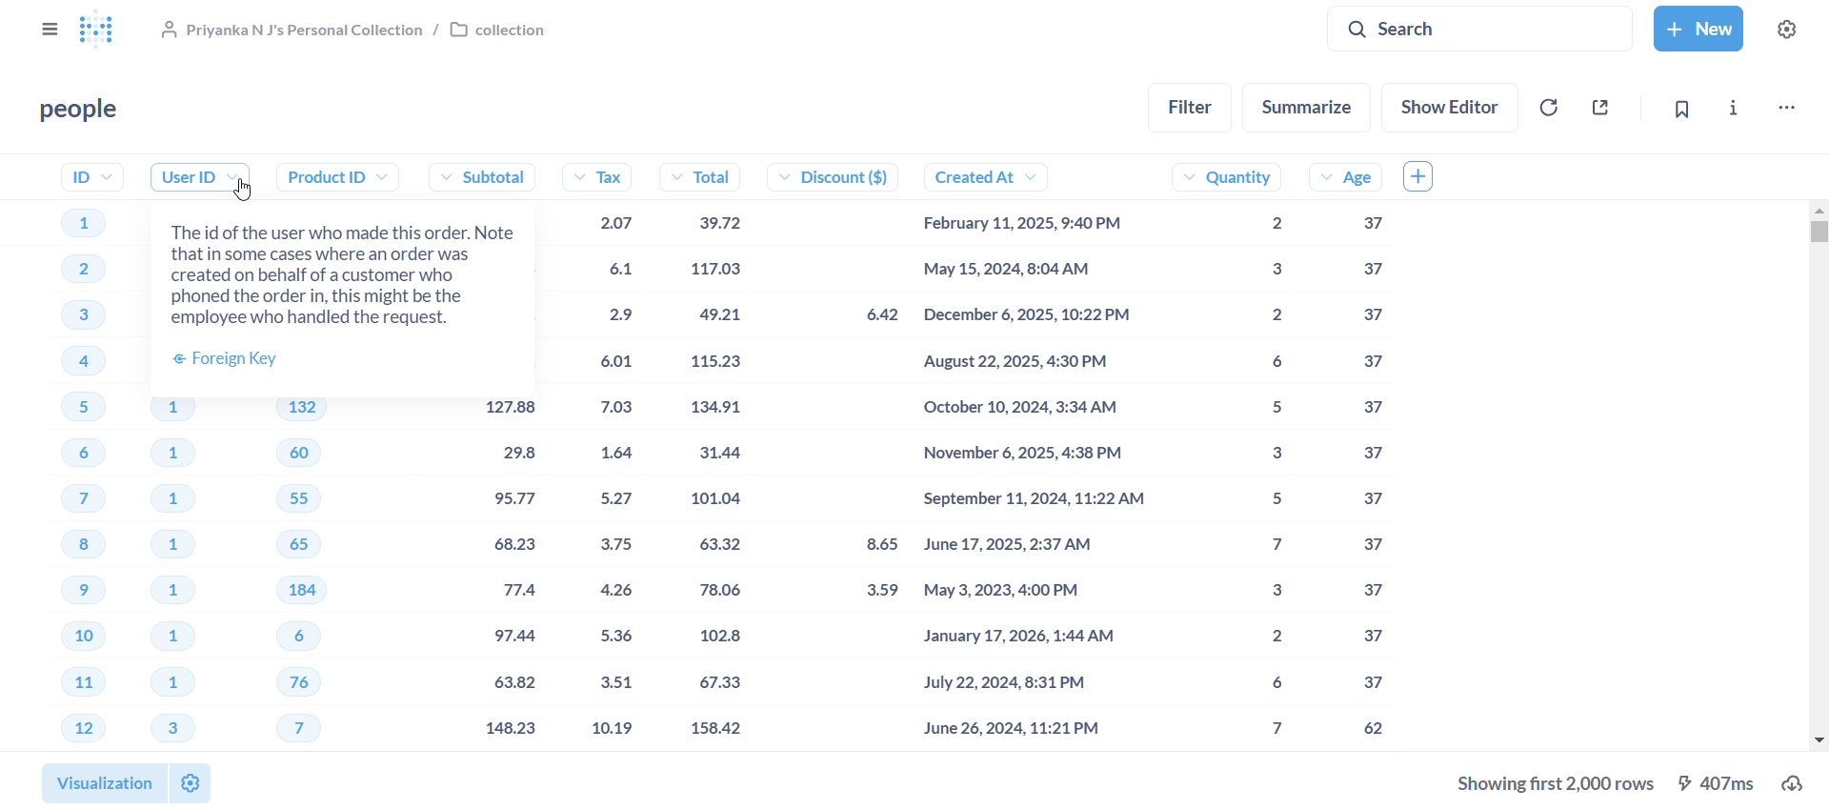  I want to click on filter , so click(1189, 106).